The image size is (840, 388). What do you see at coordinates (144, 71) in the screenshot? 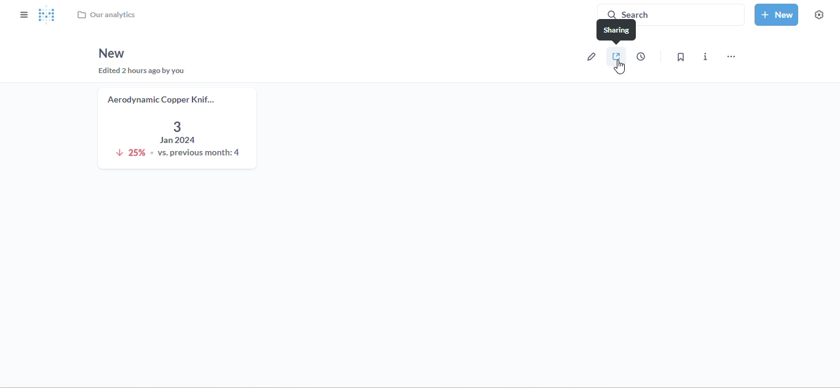
I see `edited 2 hours ago by you` at bounding box center [144, 71].